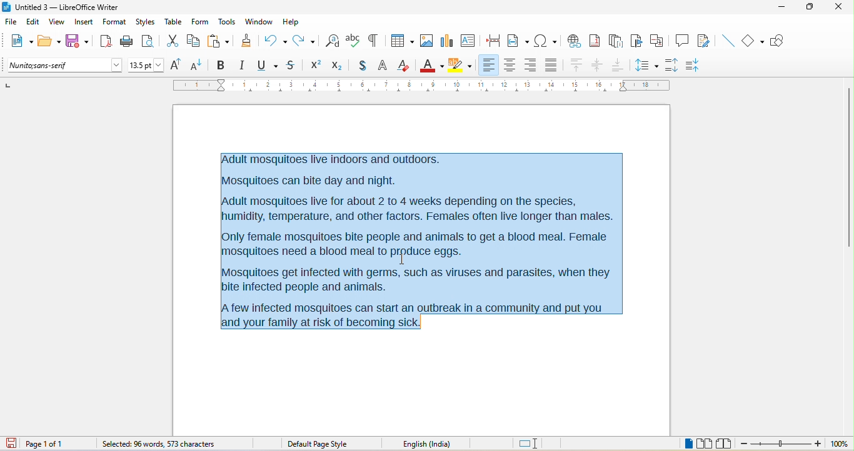 This screenshot has height=451, width=854. Describe the element at coordinates (306, 40) in the screenshot. I see `redo` at that location.